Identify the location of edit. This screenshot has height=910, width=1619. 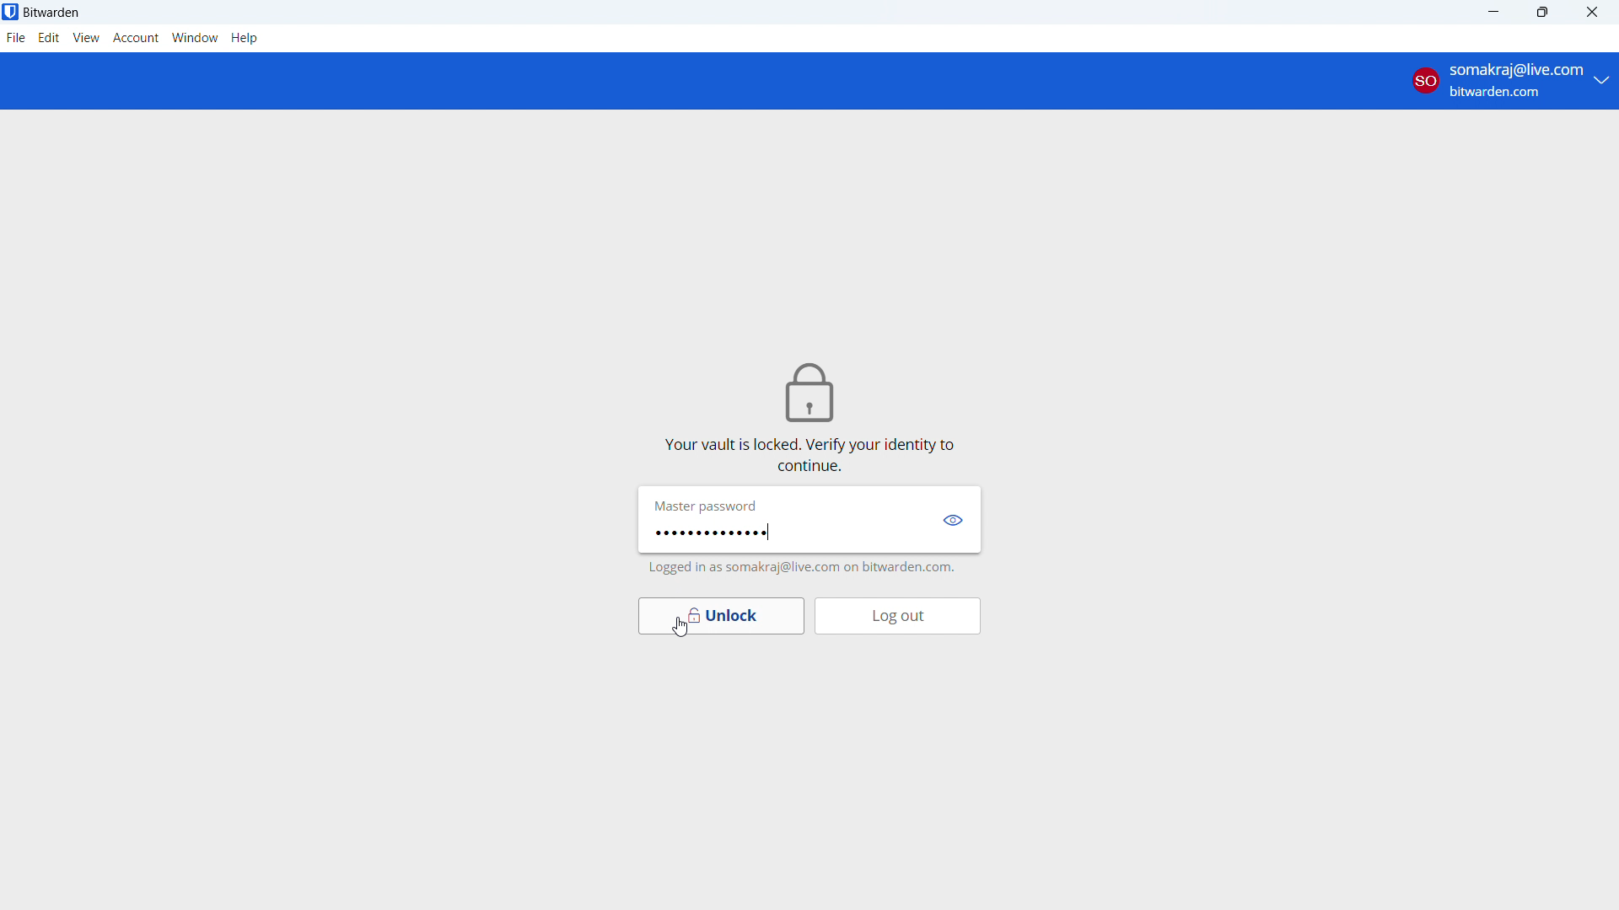
(49, 38).